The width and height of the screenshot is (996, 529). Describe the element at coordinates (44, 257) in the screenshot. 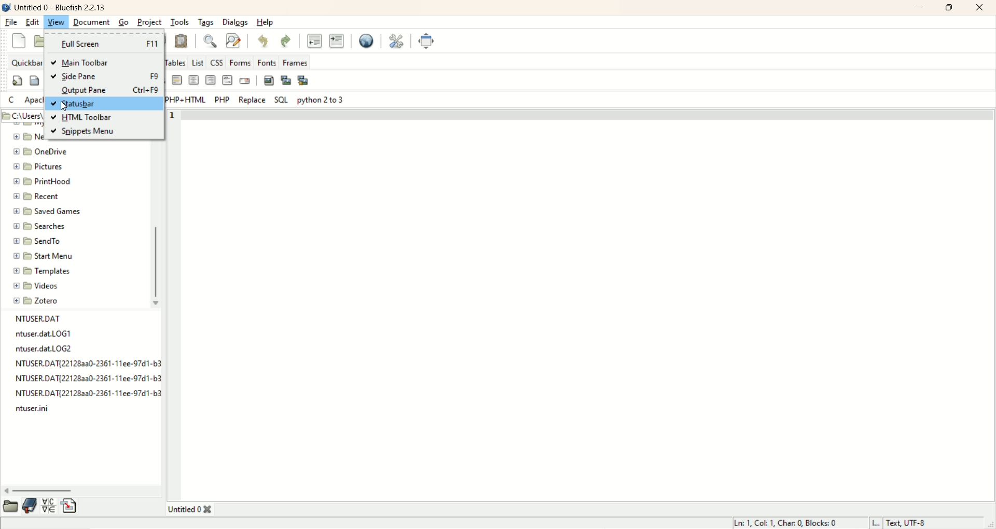

I see `start menu` at that location.